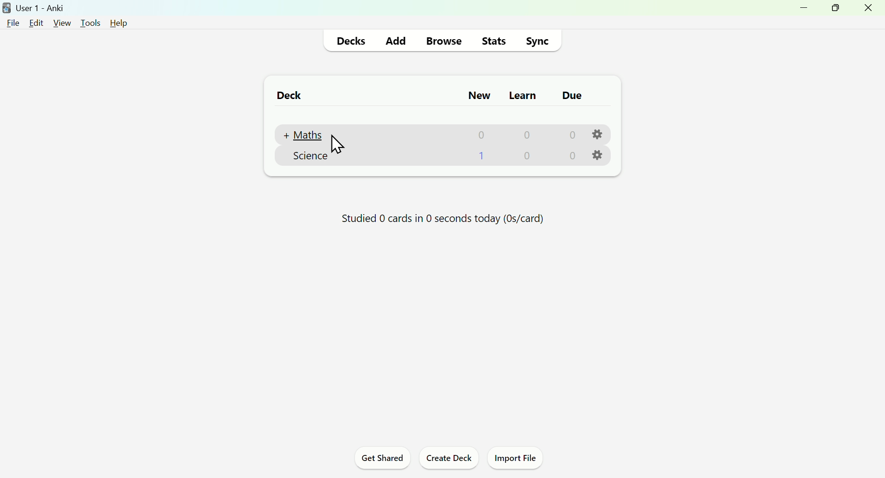 This screenshot has width=885, height=478. What do you see at coordinates (603, 156) in the screenshot?
I see `settings` at bounding box center [603, 156].